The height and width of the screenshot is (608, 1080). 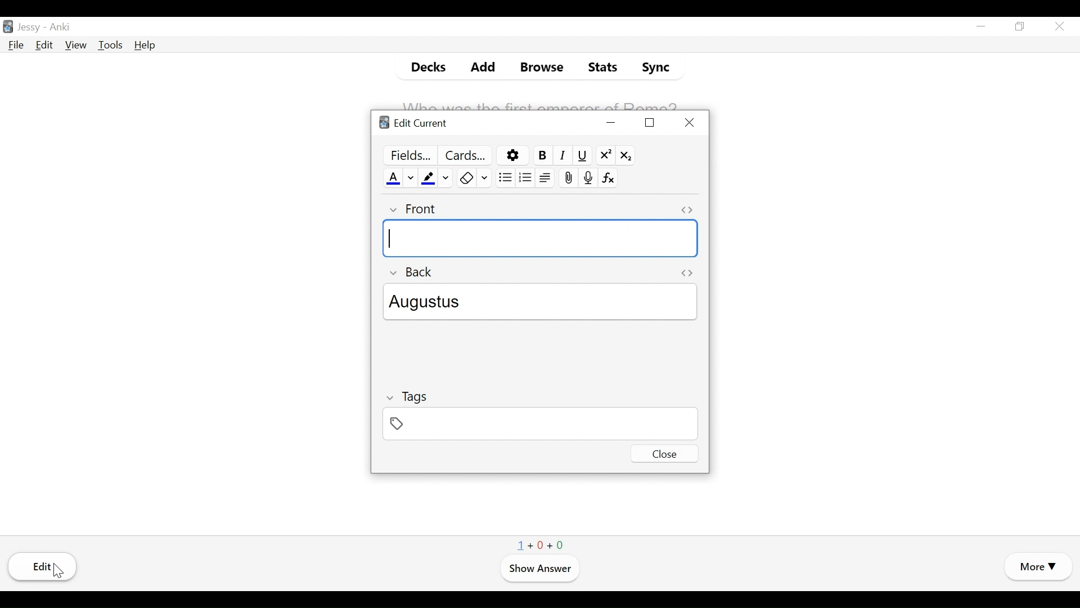 What do you see at coordinates (503, 177) in the screenshot?
I see `Unordered list` at bounding box center [503, 177].